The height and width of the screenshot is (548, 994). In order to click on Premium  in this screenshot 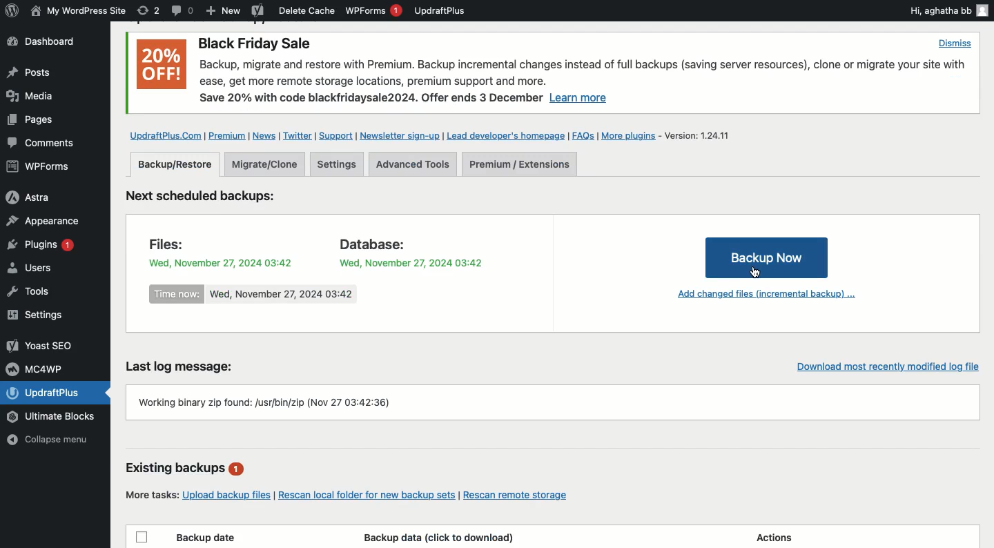, I will do `click(230, 136)`.